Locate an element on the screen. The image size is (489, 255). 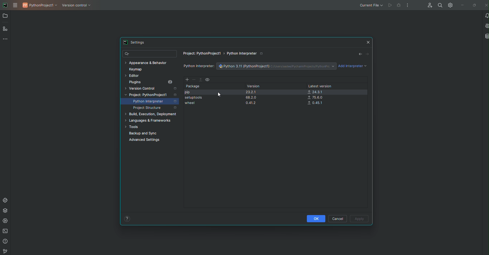
Settings is located at coordinates (133, 42).